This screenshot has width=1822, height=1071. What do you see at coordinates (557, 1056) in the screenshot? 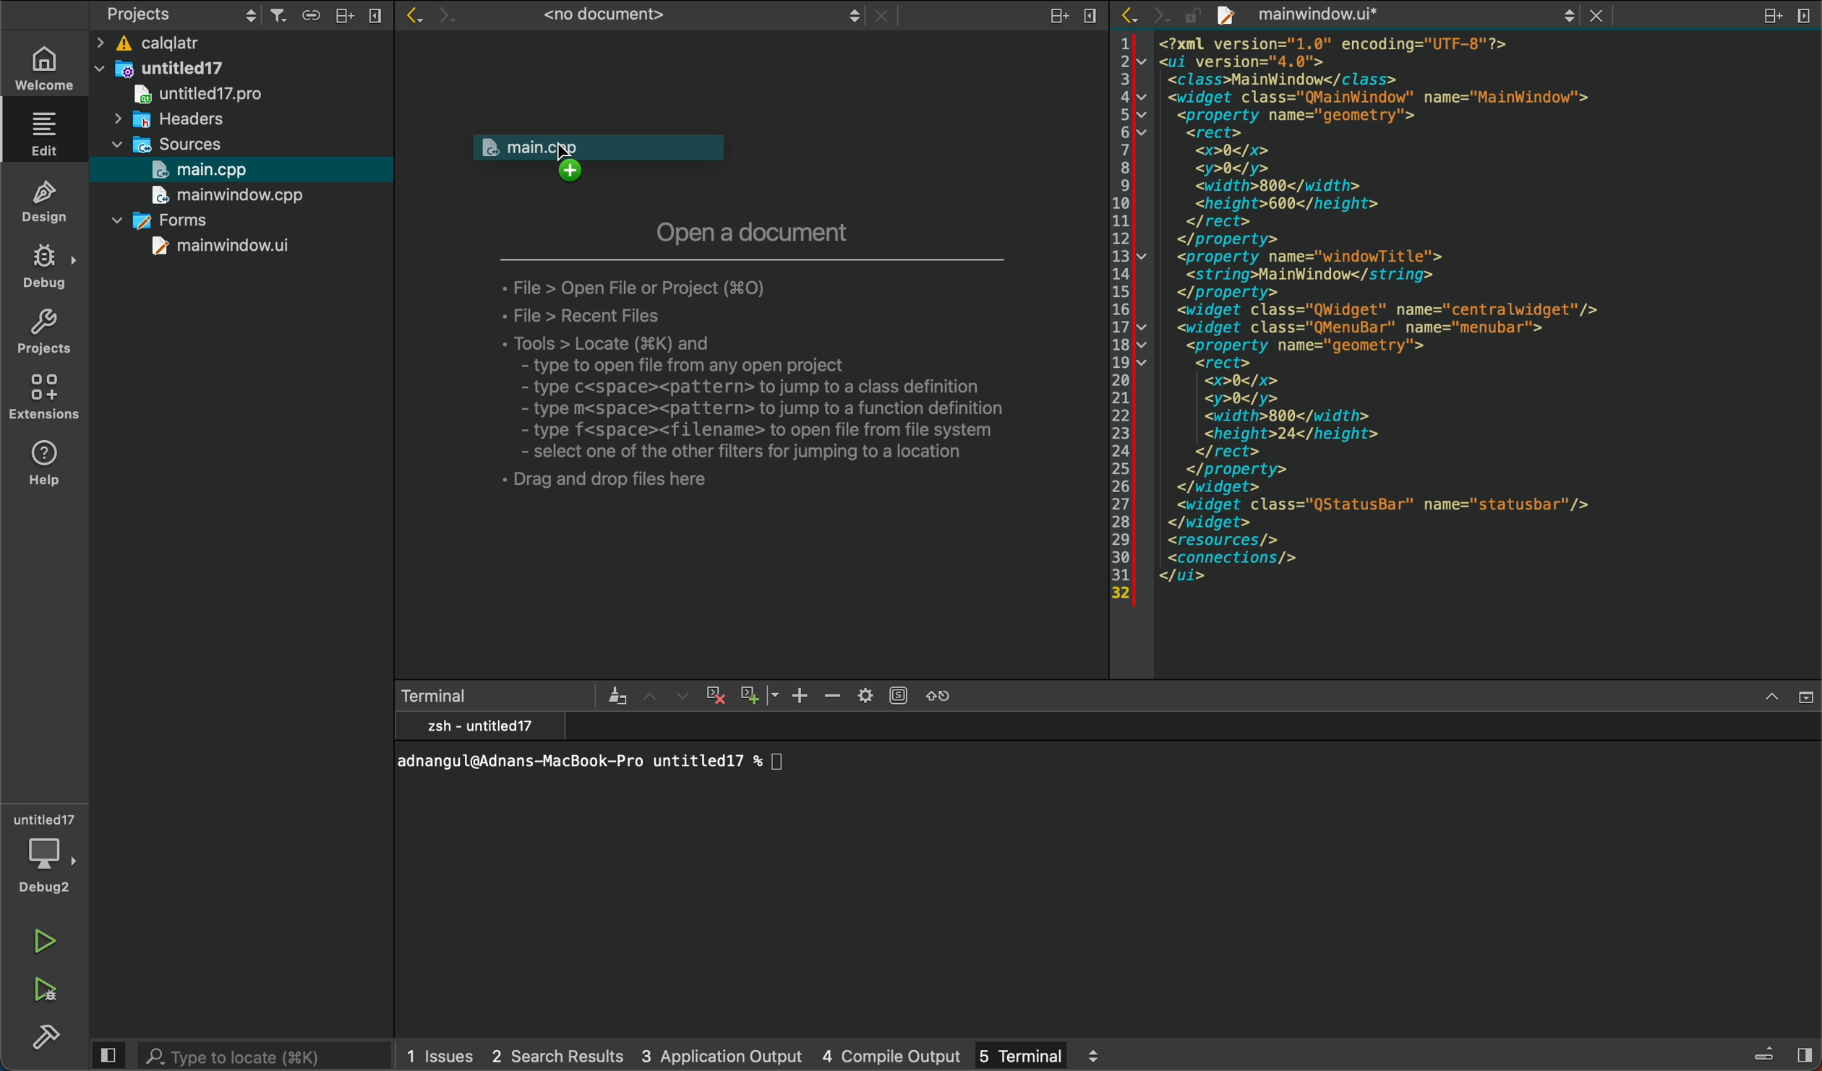
I see `search results` at bounding box center [557, 1056].